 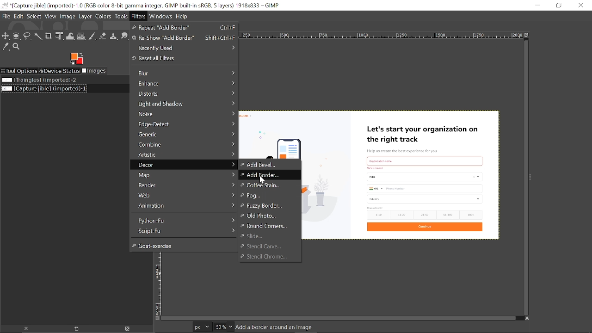 I want to click on Edge-defect, so click(x=185, y=125).